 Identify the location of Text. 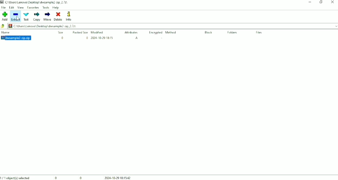
(26, 17).